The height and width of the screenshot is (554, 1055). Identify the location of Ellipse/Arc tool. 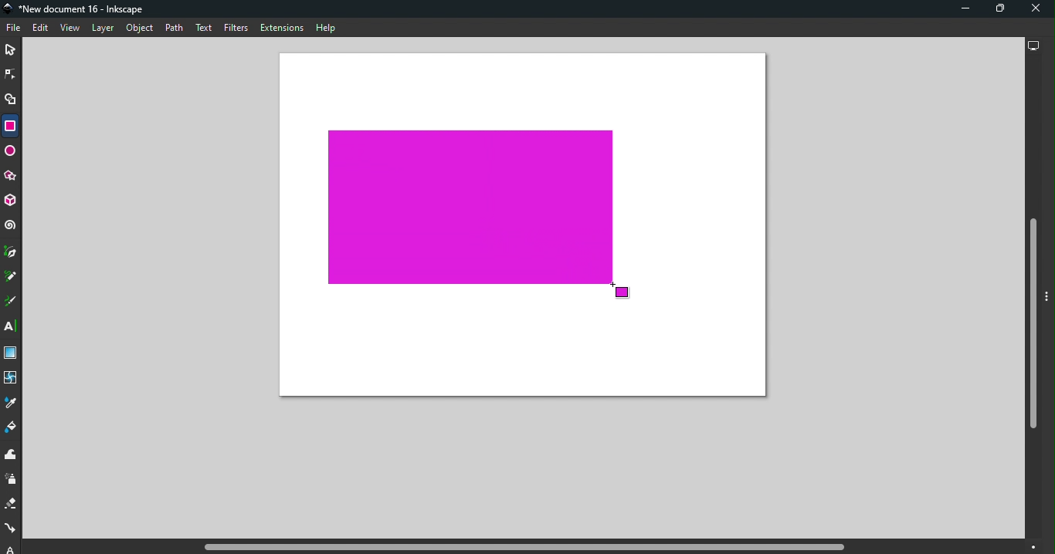
(11, 153).